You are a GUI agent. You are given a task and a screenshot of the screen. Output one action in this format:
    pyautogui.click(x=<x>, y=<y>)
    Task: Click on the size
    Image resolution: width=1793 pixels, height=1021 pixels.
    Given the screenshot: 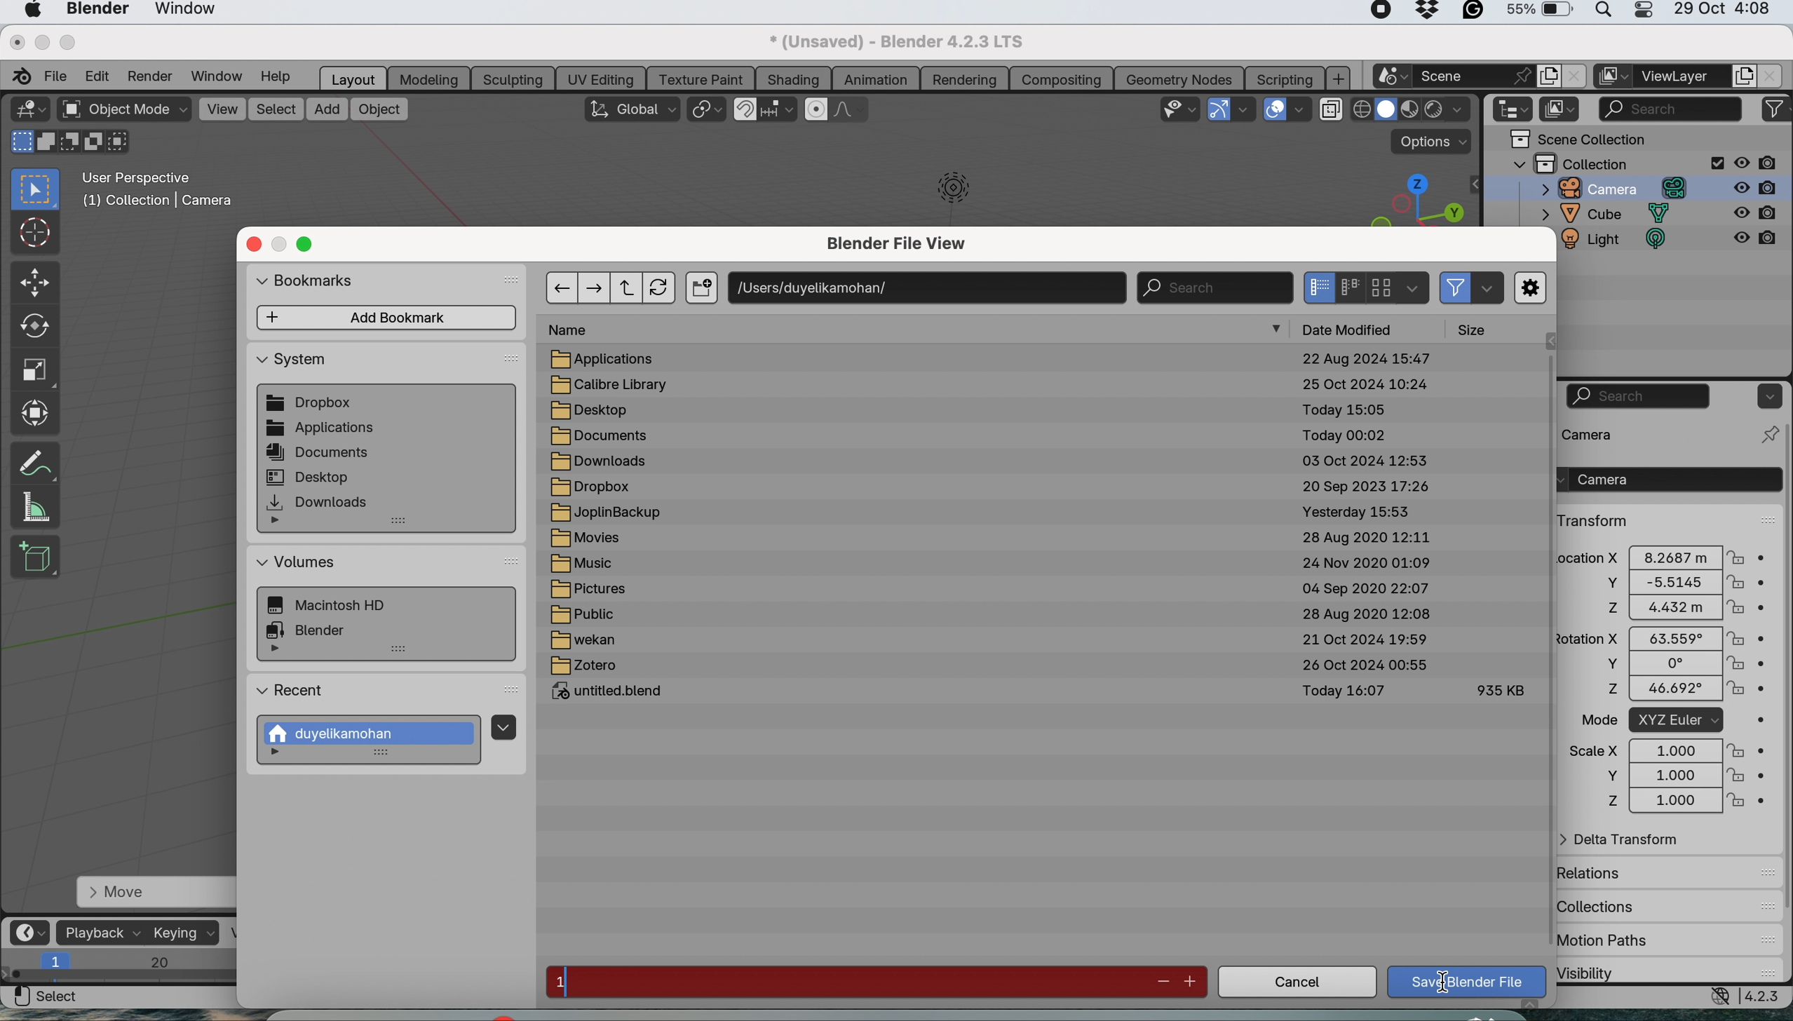 What is the action you would take?
    pyautogui.click(x=1479, y=330)
    